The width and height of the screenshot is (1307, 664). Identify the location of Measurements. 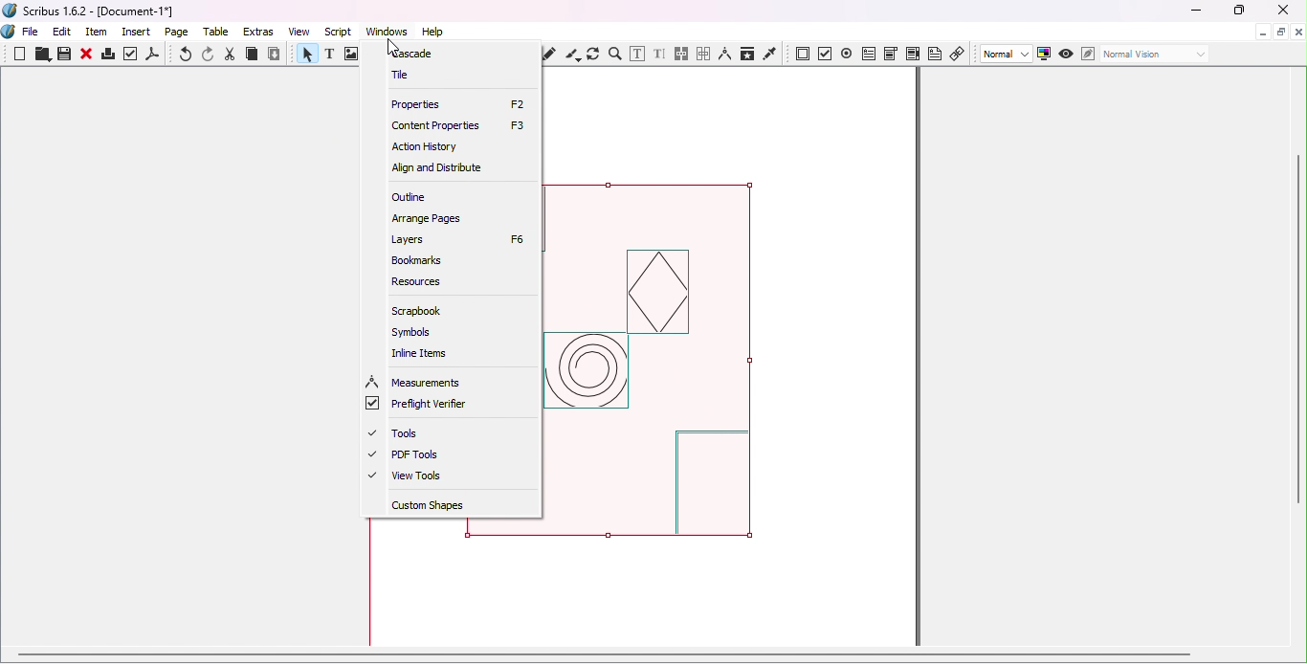
(724, 54).